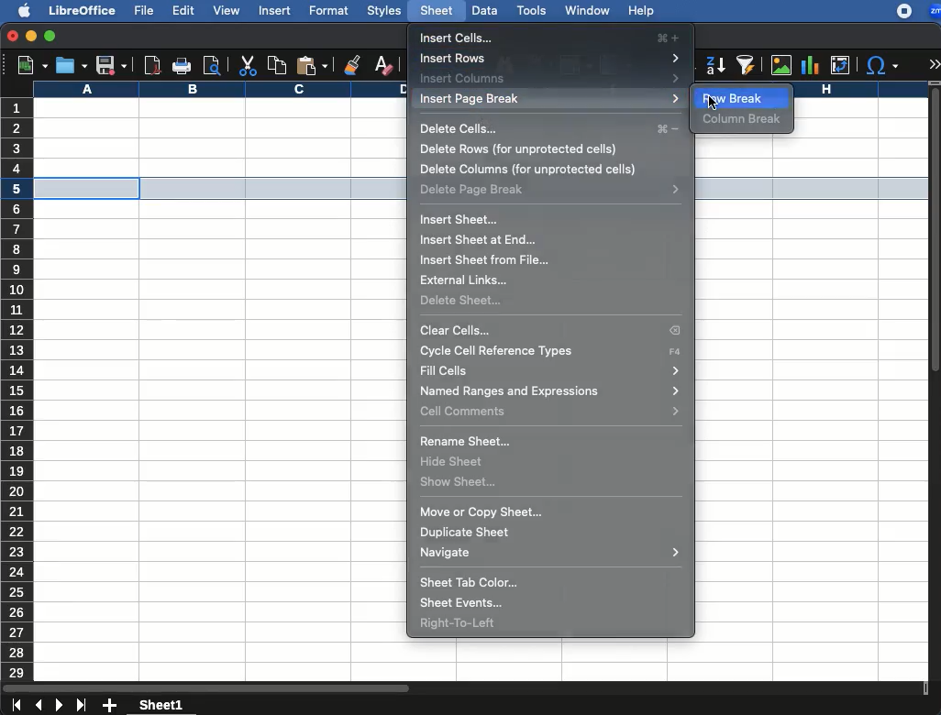 The width and height of the screenshot is (941, 715). What do you see at coordinates (781, 65) in the screenshot?
I see `image` at bounding box center [781, 65].